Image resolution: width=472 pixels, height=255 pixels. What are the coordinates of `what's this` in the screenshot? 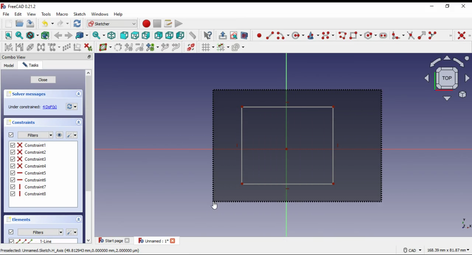 It's located at (208, 35).